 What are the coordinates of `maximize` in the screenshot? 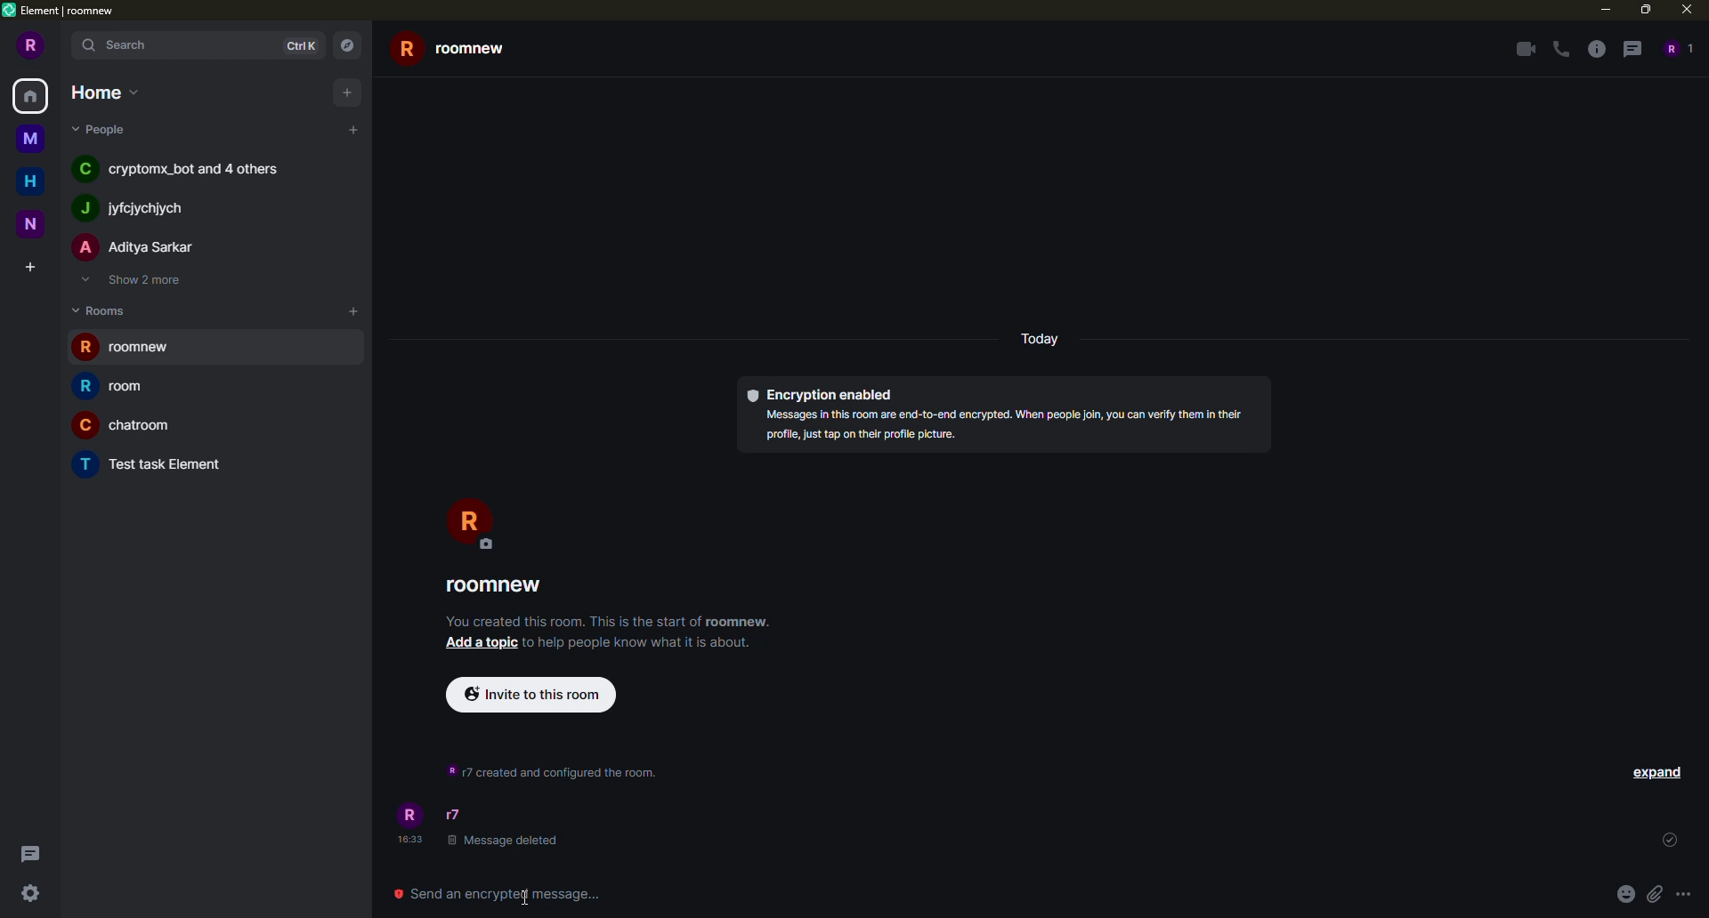 It's located at (1643, 10).